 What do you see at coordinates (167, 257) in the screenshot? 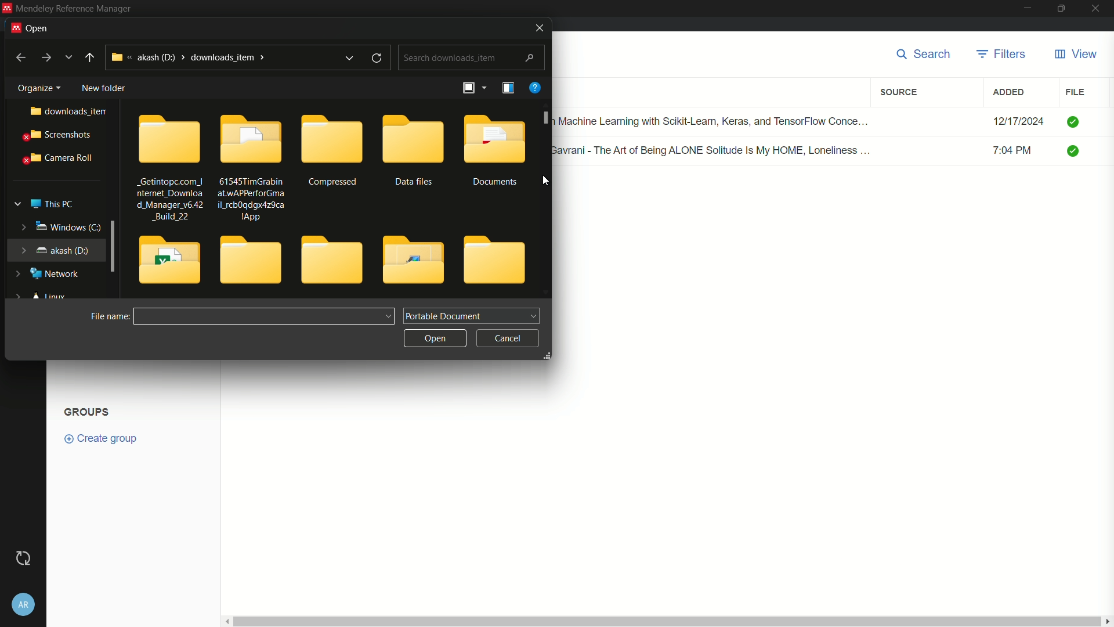
I see `folder` at bounding box center [167, 257].